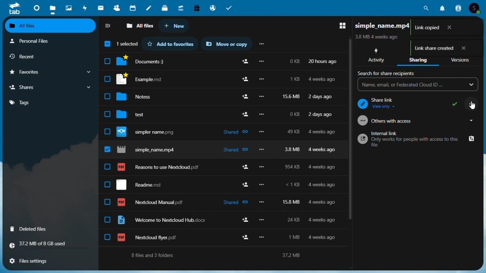  What do you see at coordinates (120, 44) in the screenshot?
I see `1 selected` at bounding box center [120, 44].